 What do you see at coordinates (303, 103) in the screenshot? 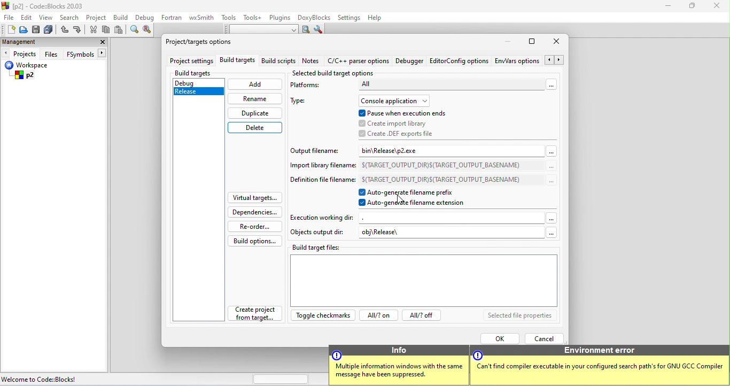
I see `type` at bounding box center [303, 103].